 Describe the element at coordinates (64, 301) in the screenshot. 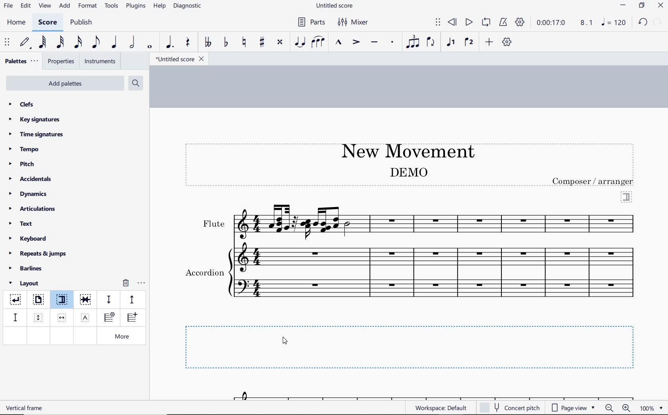

I see `section break` at that location.